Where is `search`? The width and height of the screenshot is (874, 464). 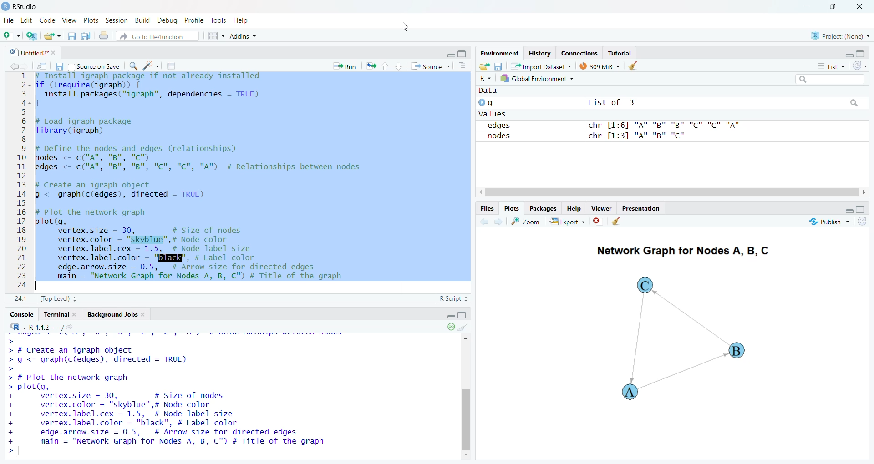 search is located at coordinates (851, 103).